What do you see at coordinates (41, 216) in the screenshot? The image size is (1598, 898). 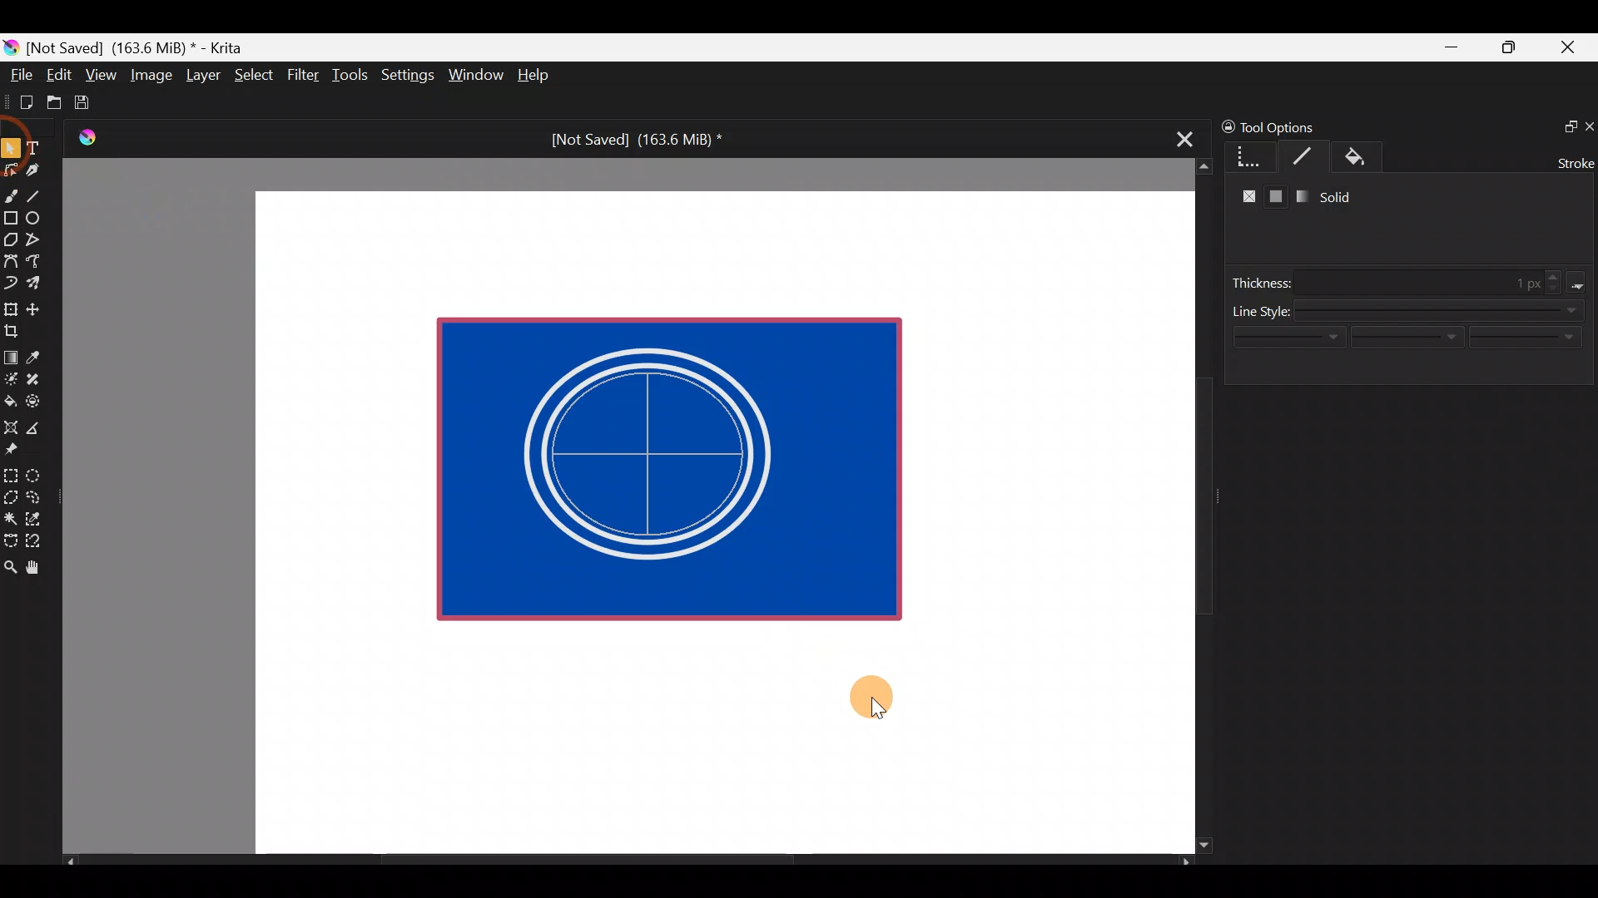 I see `Ellipse tool` at bounding box center [41, 216].